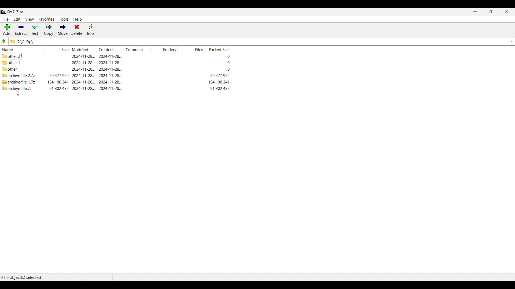 The width and height of the screenshot is (515, 289). Describe the element at coordinates (220, 82) in the screenshot. I see `packed size` at that location.